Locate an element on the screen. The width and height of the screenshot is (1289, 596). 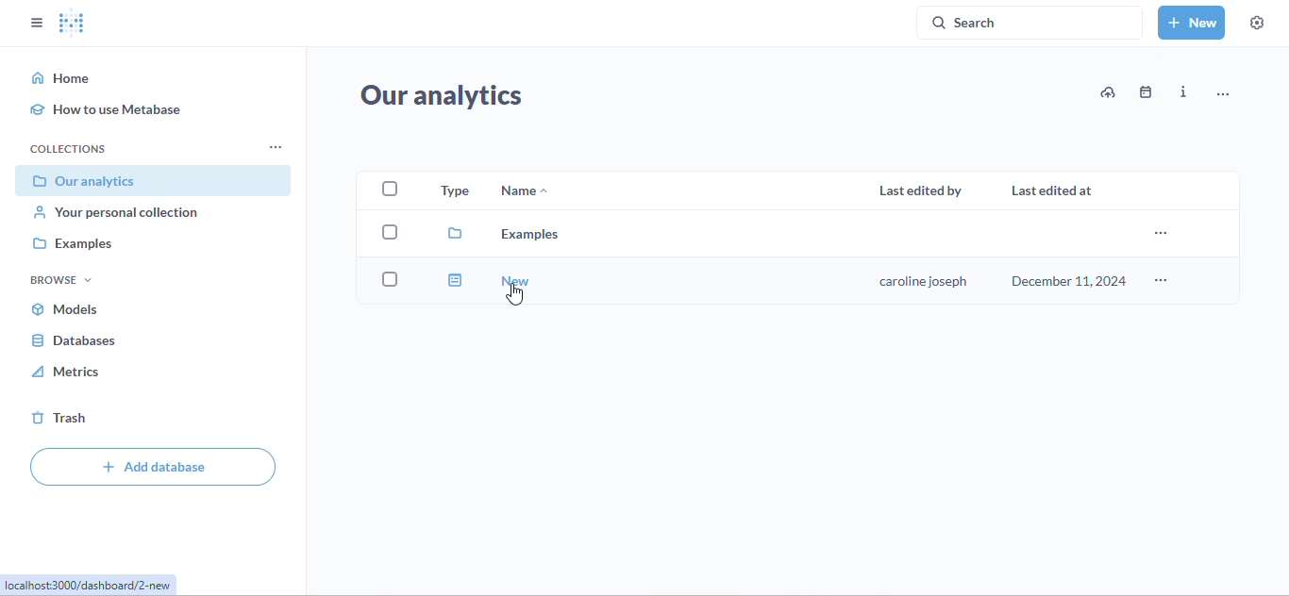
upload data to our analytics is located at coordinates (1108, 92).